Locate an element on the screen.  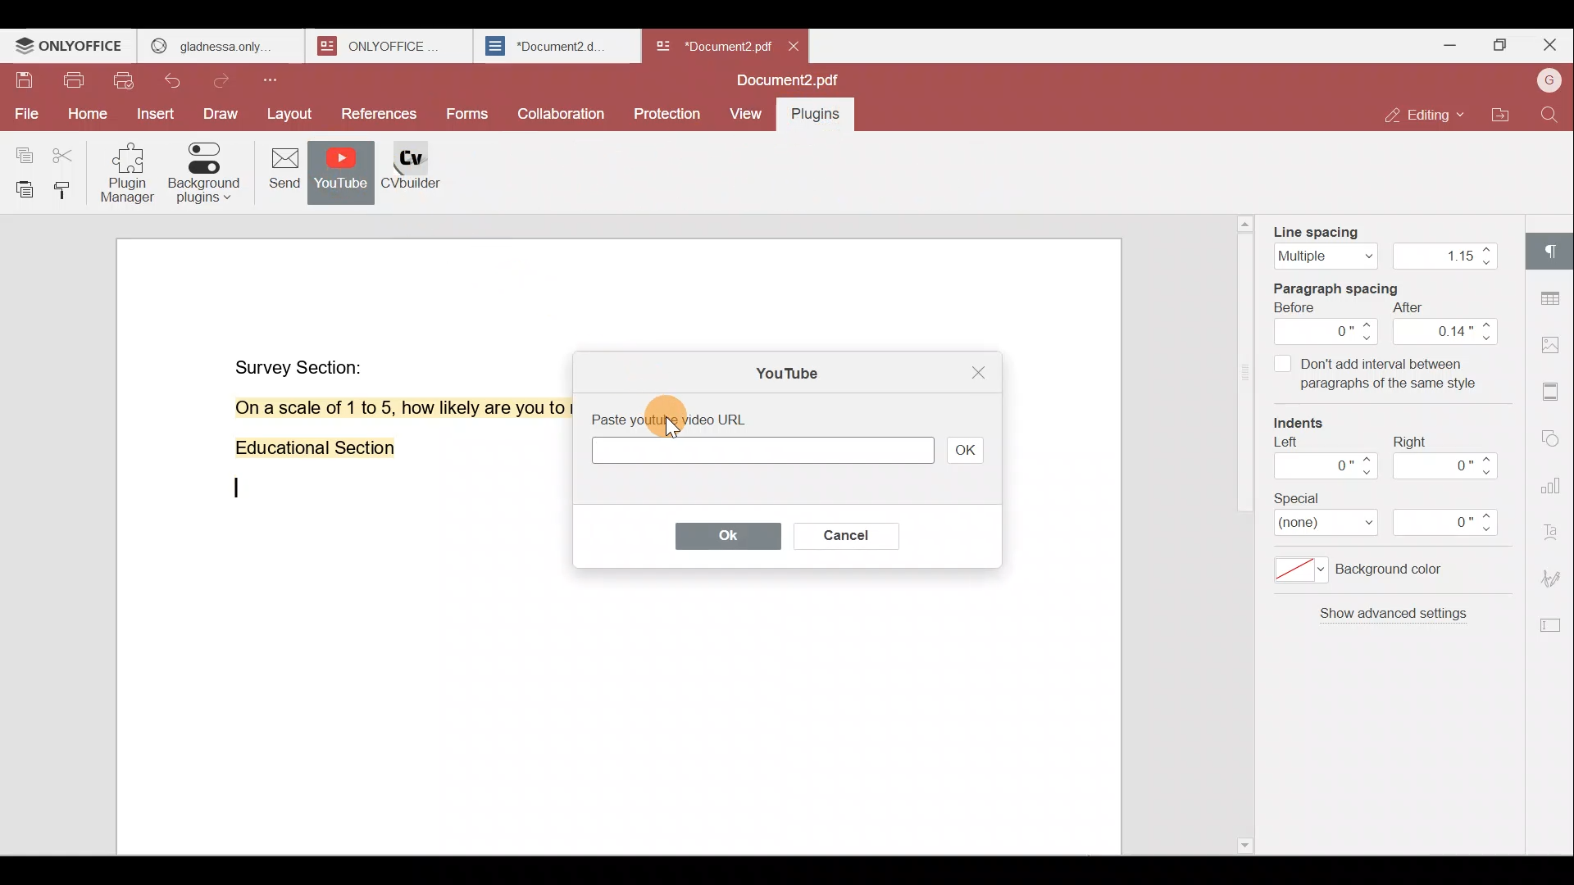
Background plugins is located at coordinates (203, 173).